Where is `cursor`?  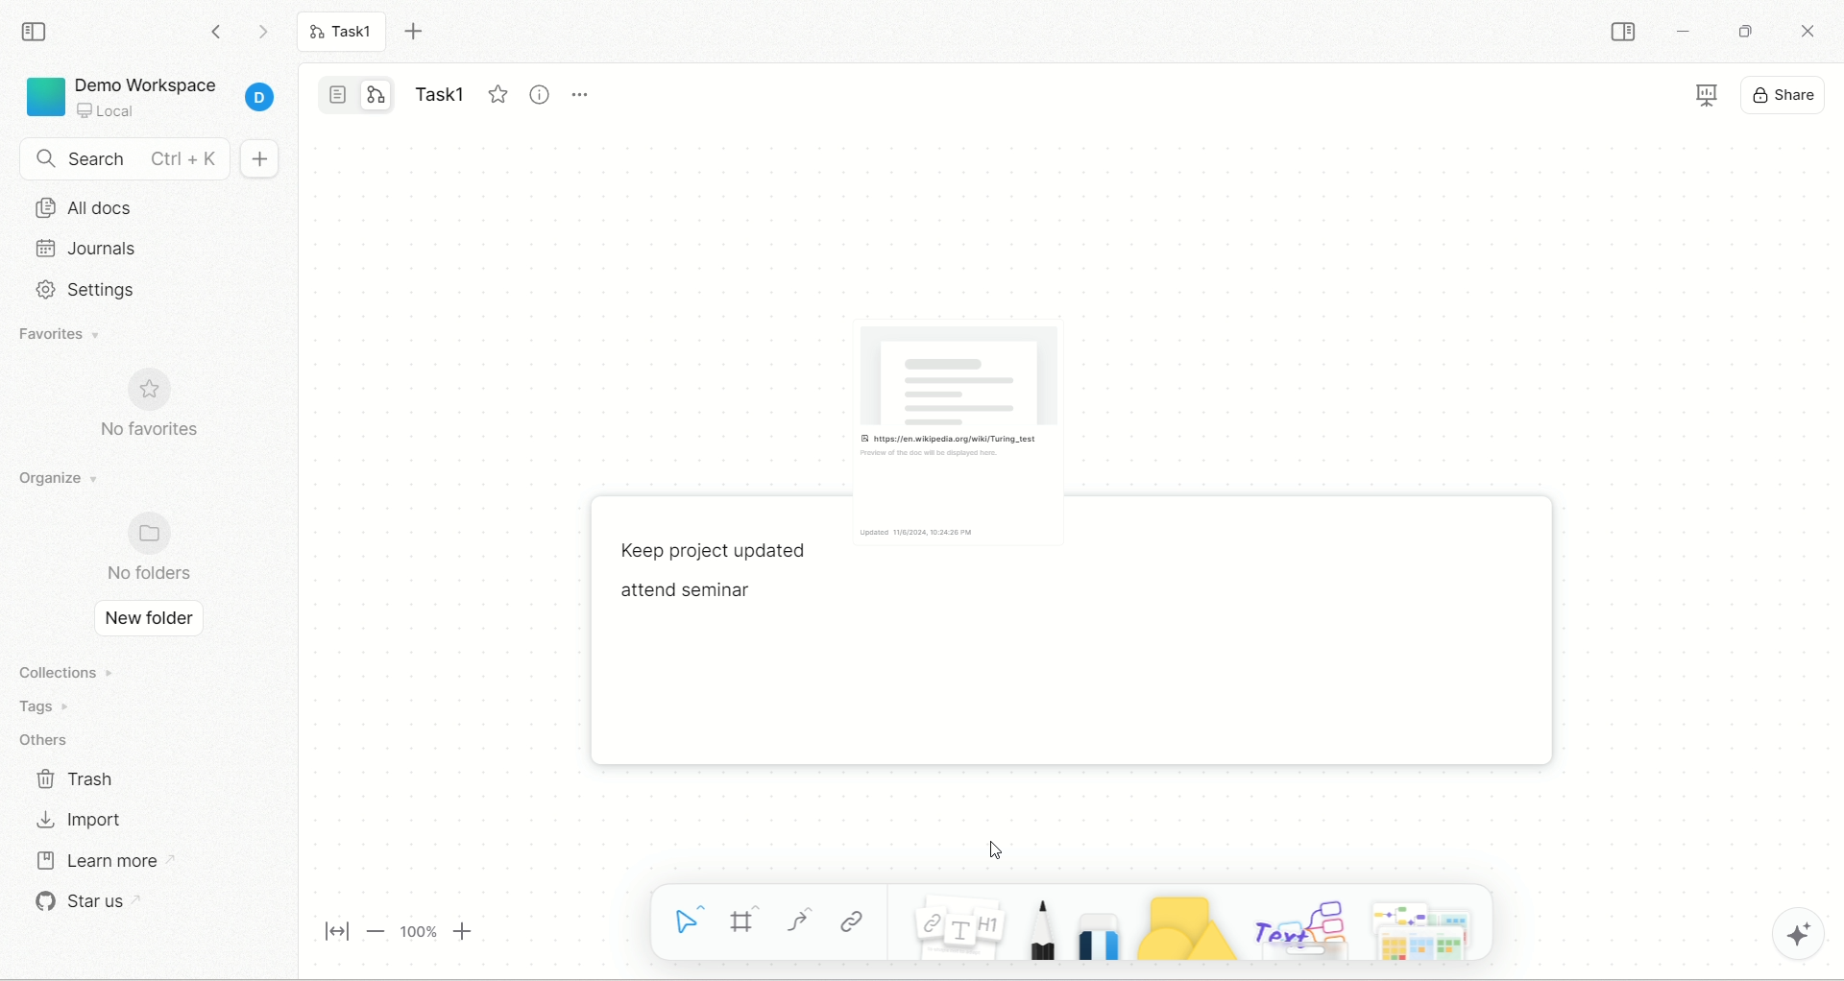
cursor is located at coordinates (991, 849).